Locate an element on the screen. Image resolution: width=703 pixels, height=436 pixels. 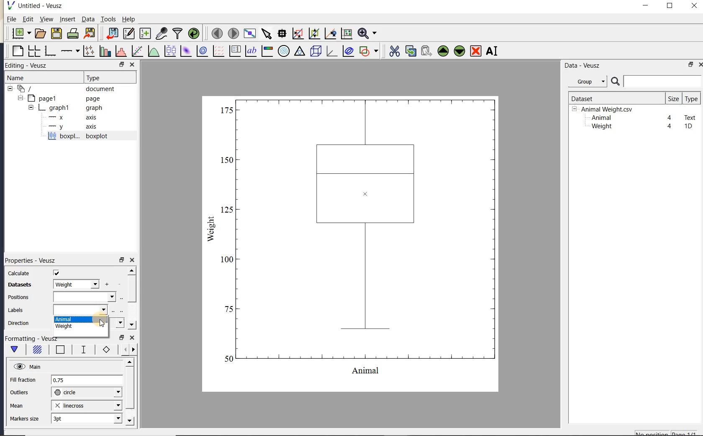
boxplot is located at coordinates (87, 137).